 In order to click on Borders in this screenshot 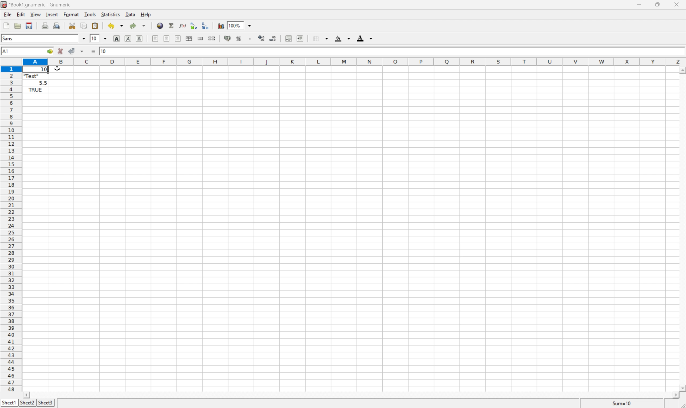, I will do `click(320, 38)`.